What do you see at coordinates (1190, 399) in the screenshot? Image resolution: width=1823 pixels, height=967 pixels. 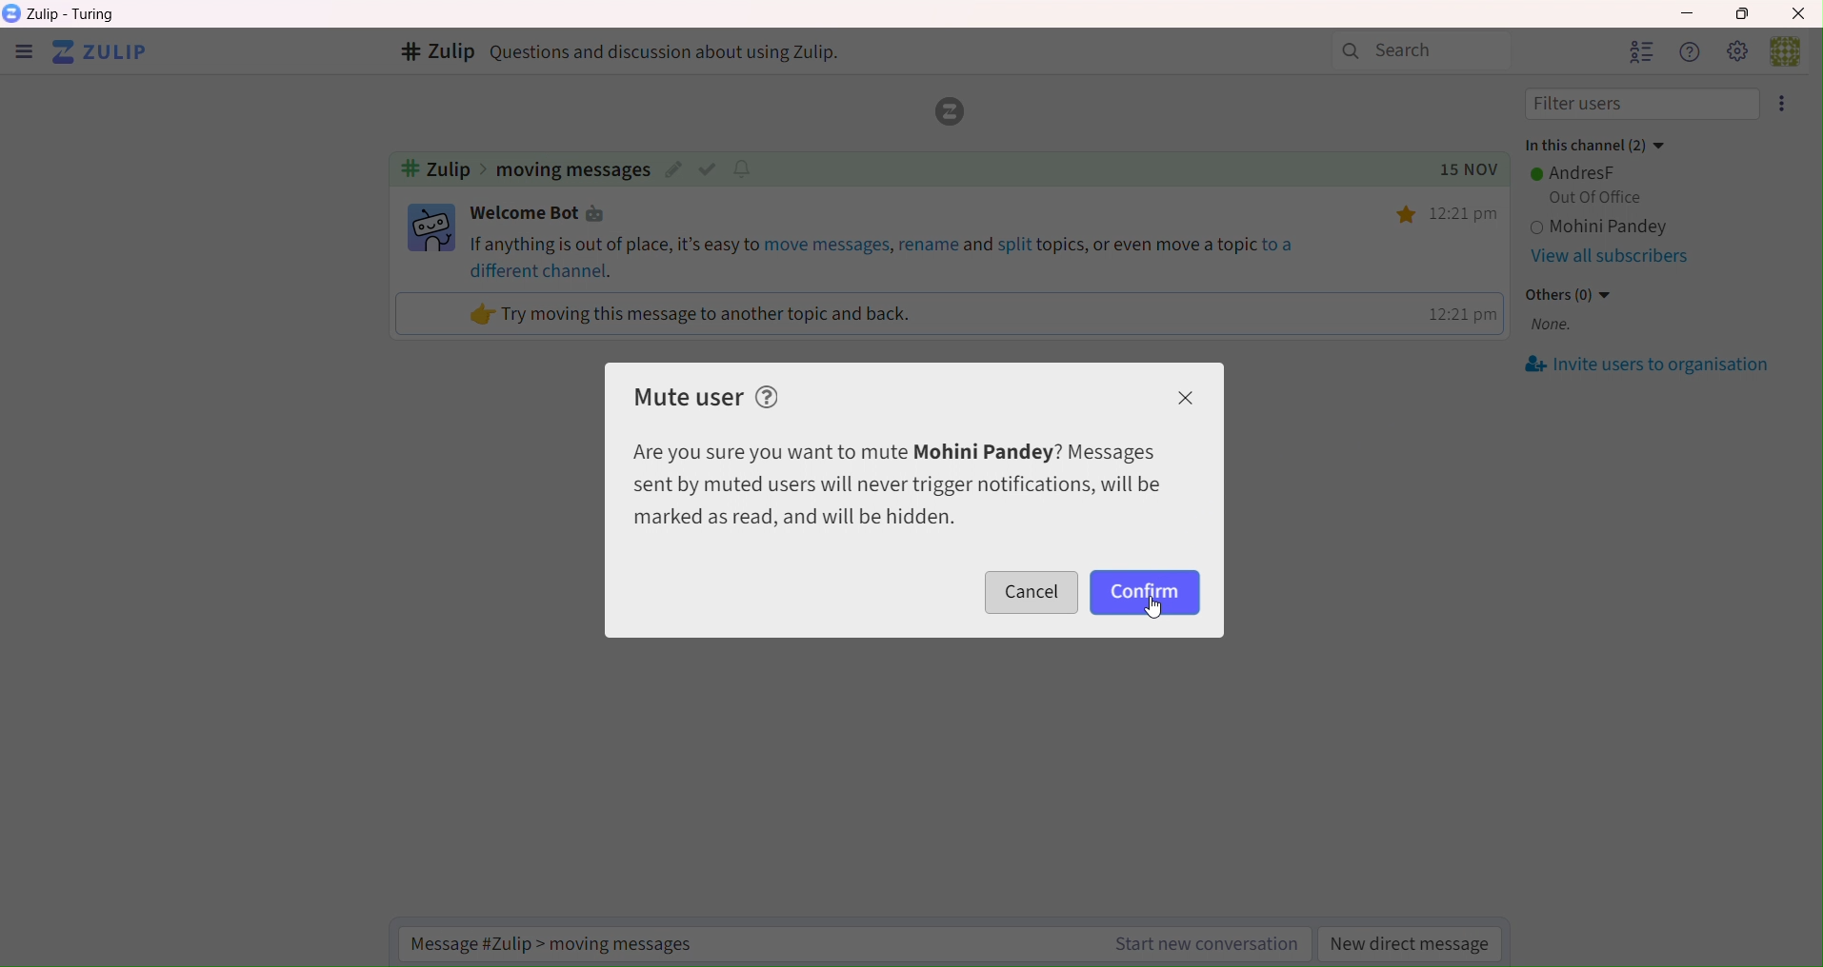 I see `close` at bounding box center [1190, 399].